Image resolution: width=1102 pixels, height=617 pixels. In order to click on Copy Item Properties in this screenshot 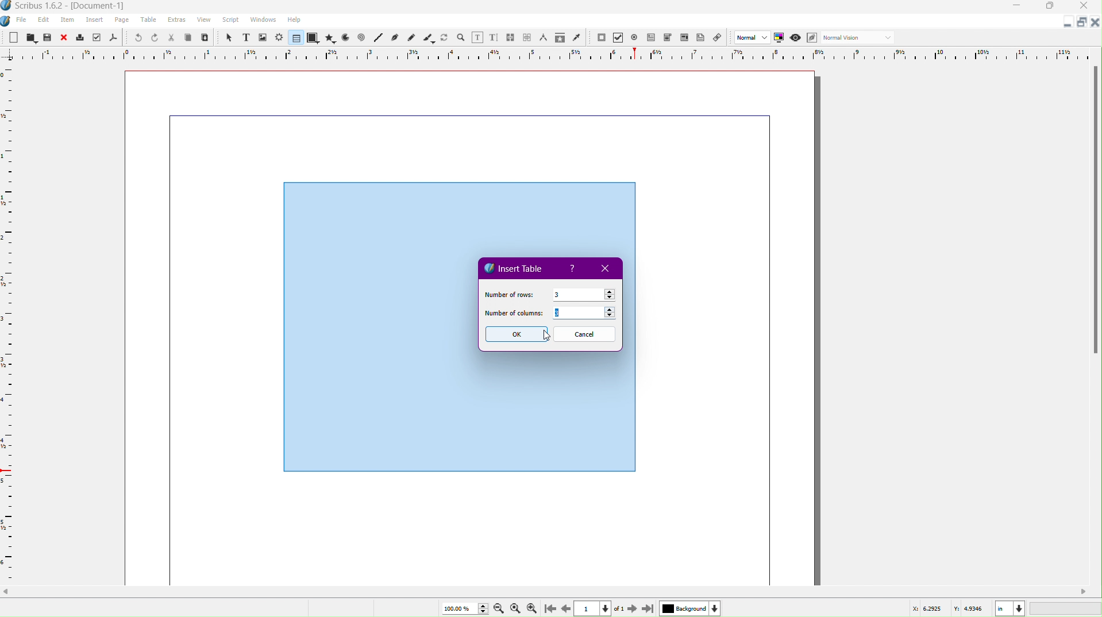, I will do `click(559, 38)`.